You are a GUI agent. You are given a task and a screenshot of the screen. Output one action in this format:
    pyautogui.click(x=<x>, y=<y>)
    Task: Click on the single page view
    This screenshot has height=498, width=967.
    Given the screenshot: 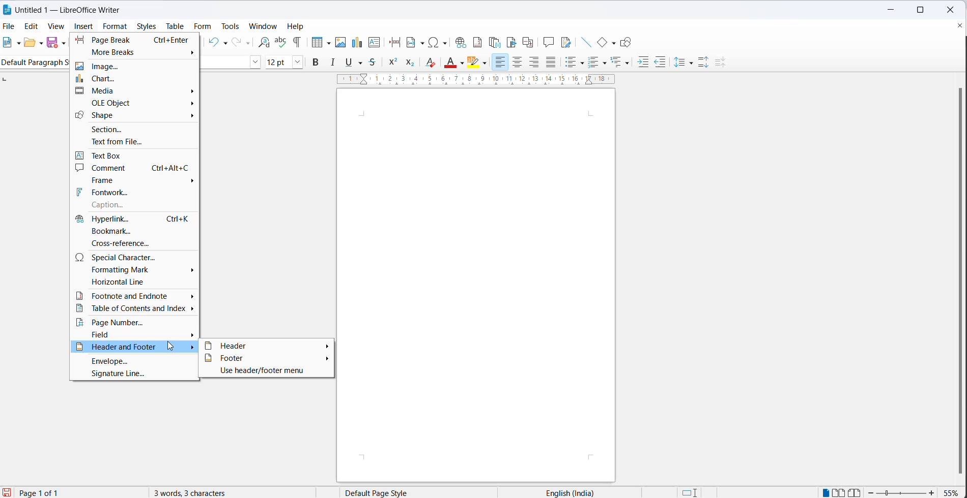 What is the action you would take?
    pyautogui.click(x=823, y=492)
    